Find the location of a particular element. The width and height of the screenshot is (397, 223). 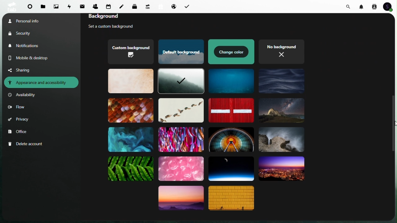

Notifications is located at coordinates (362, 6).